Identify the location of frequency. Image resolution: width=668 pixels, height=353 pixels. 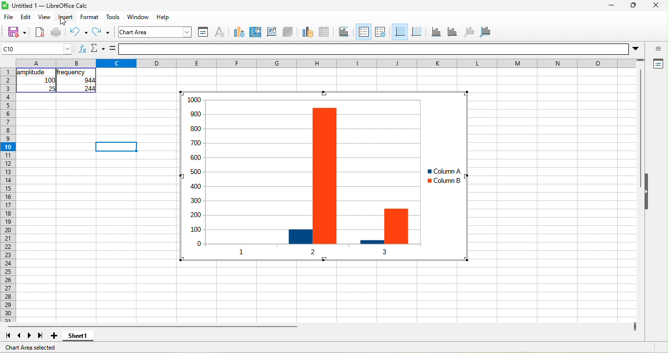
(72, 72).